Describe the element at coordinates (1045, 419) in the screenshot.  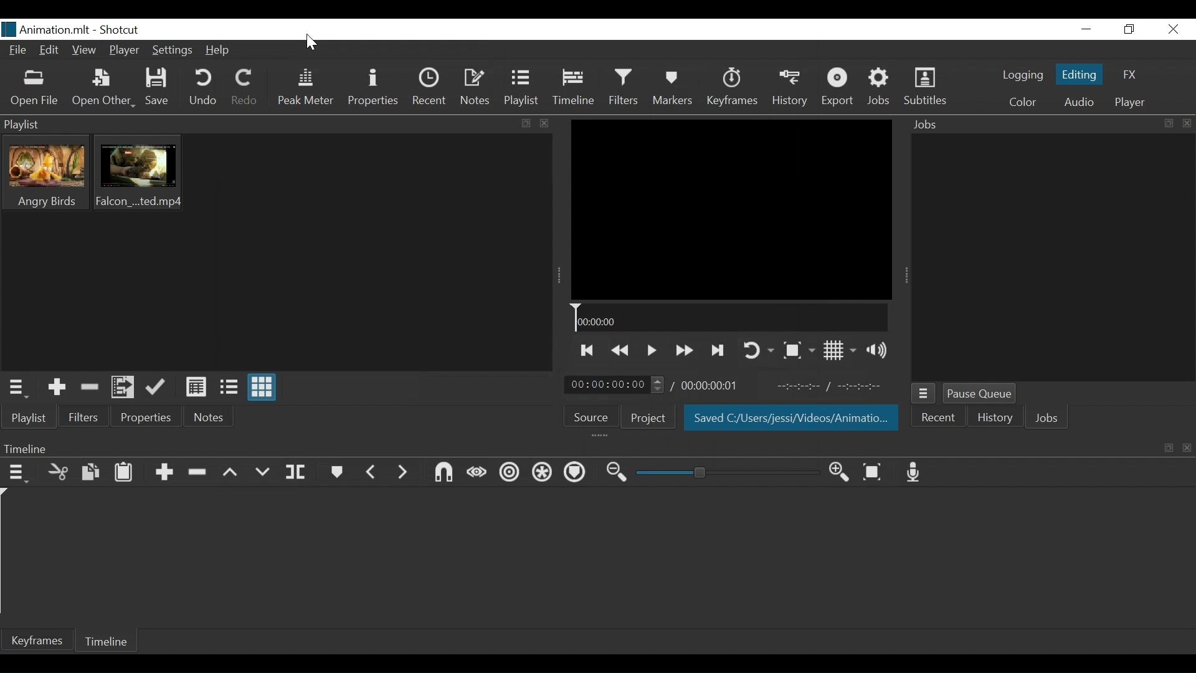
I see `Jobs` at that location.